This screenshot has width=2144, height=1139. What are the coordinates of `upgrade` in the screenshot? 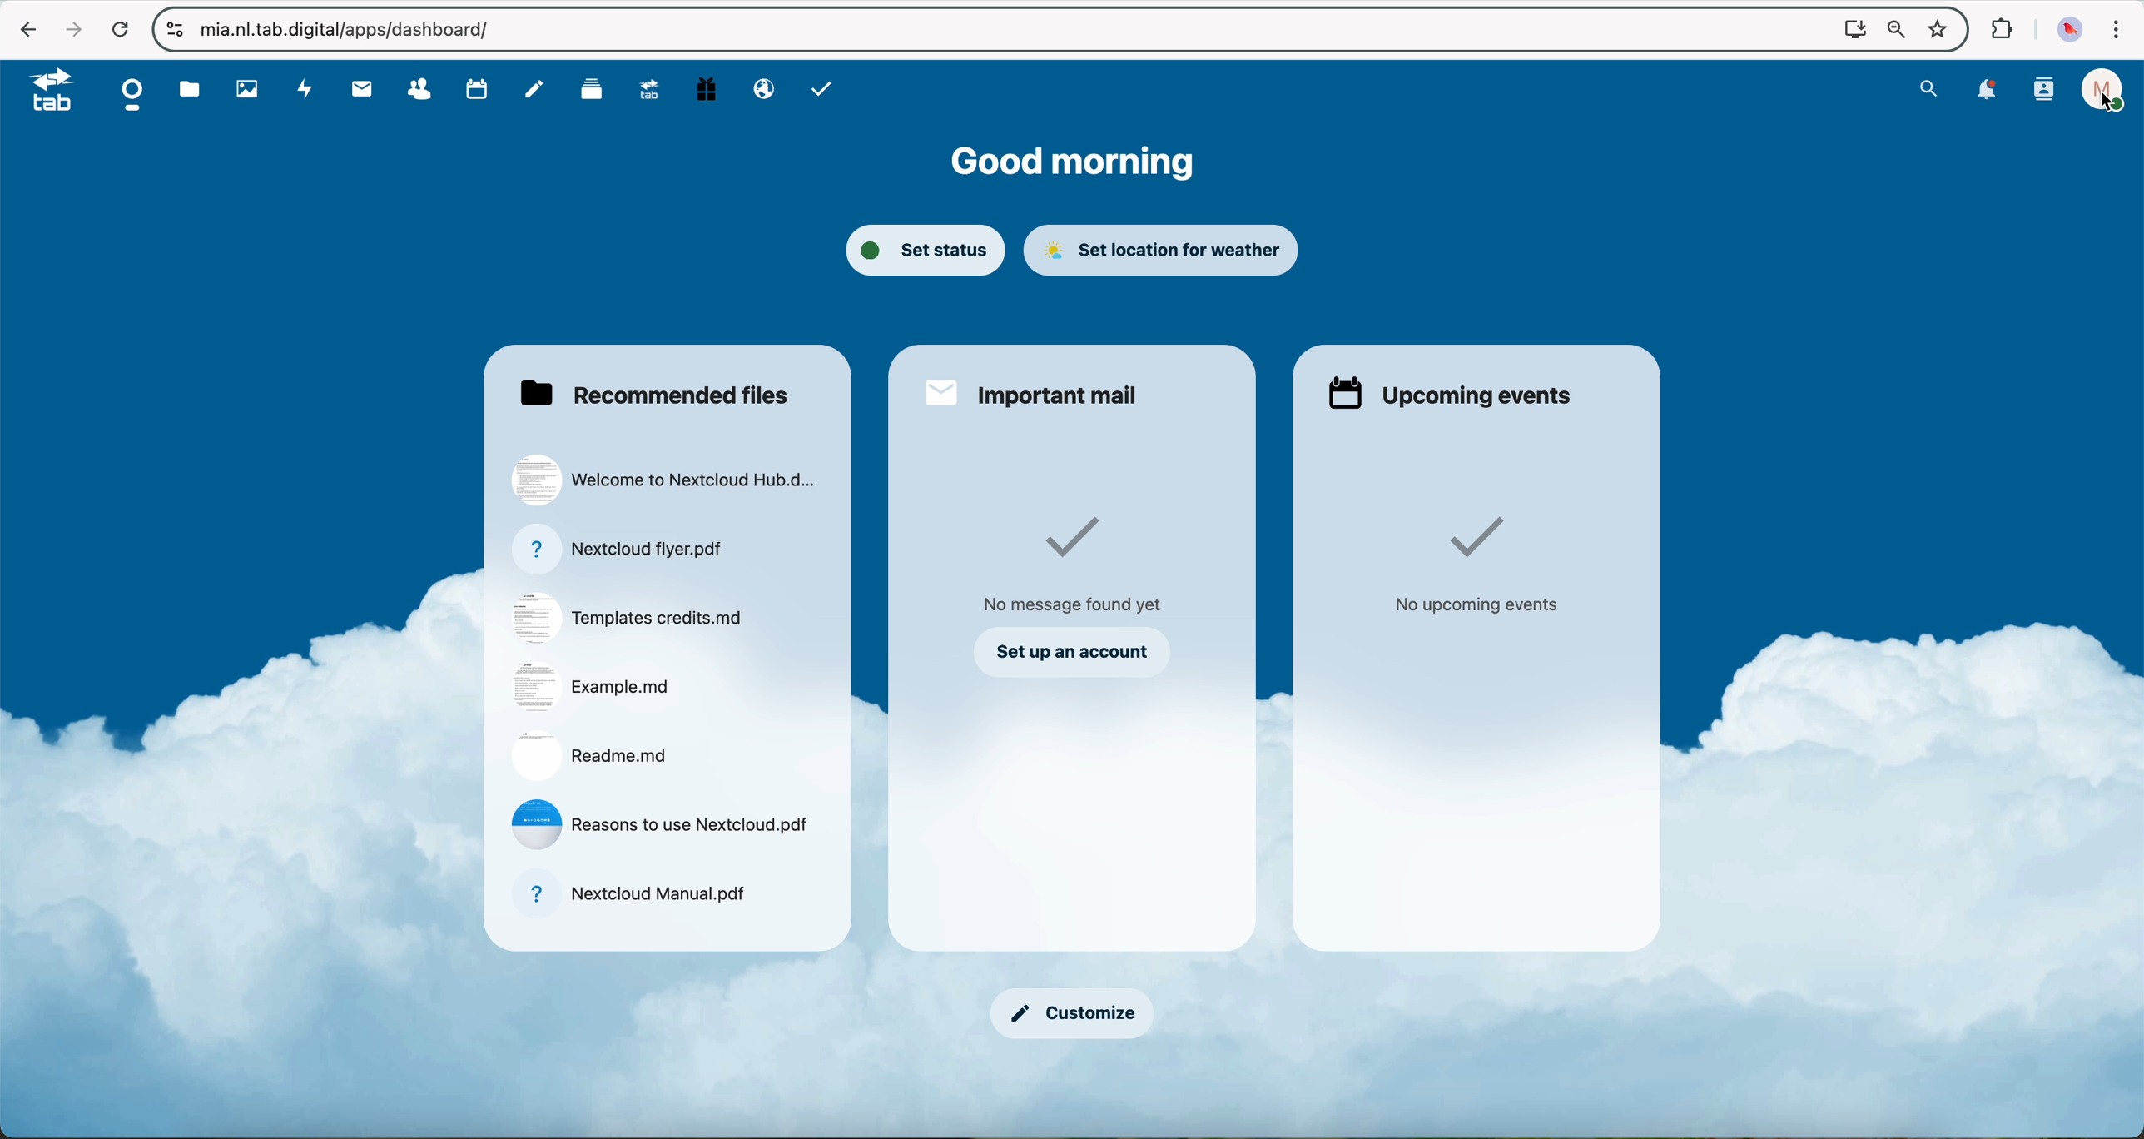 It's located at (655, 92).